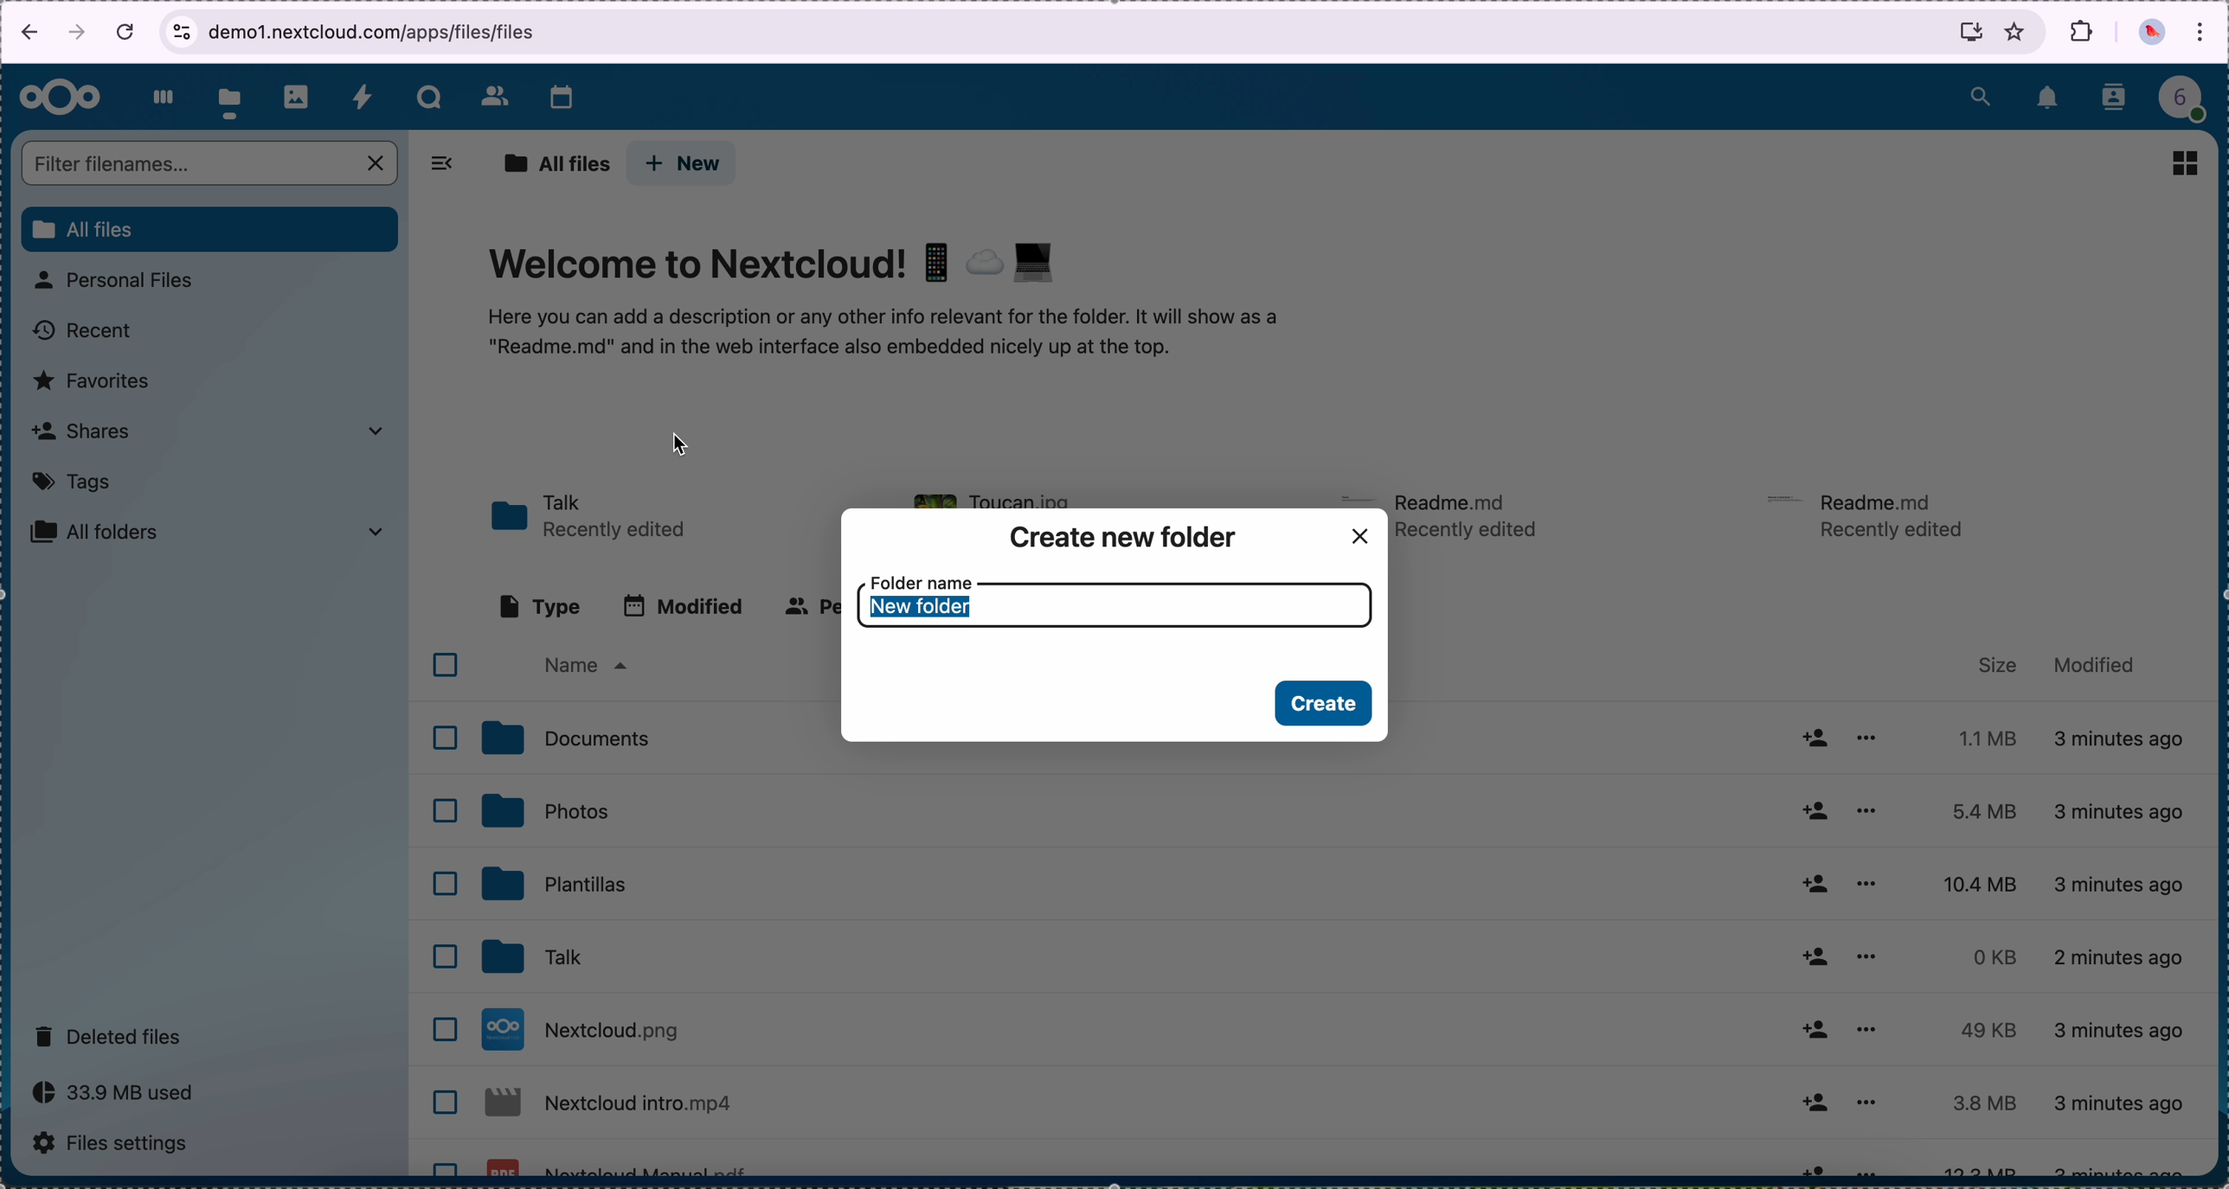 The height and width of the screenshot is (1189, 2229). Describe the element at coordinates (123, 1097) in the screenshot. I see `capacity` at that location.